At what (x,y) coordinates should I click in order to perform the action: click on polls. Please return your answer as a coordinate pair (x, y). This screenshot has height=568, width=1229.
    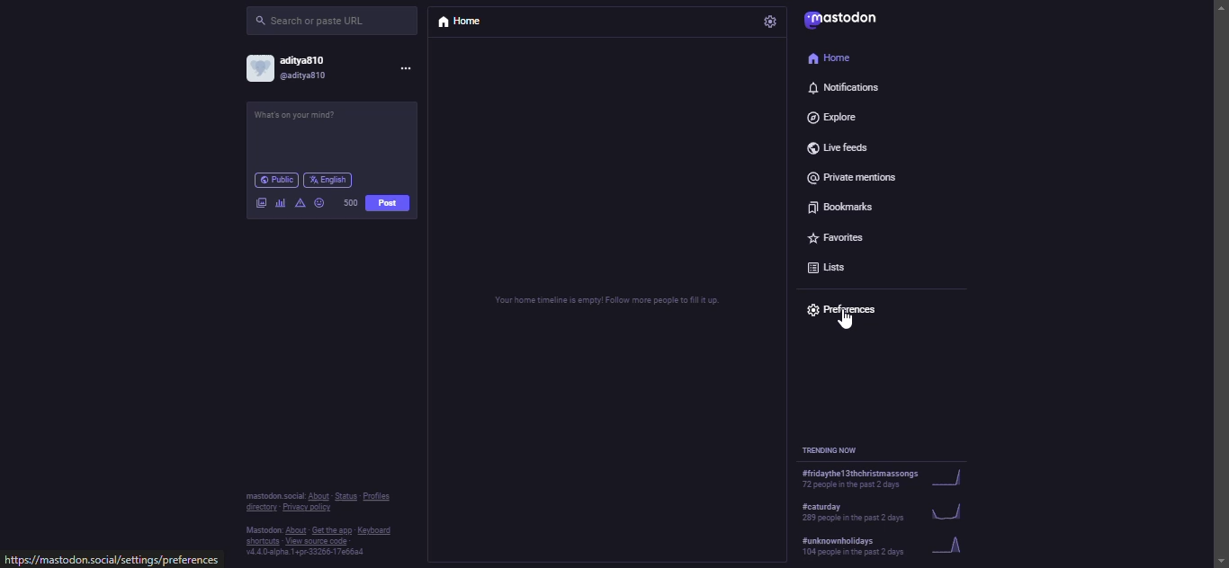
    Looking at the image, I should click on (279, 202).